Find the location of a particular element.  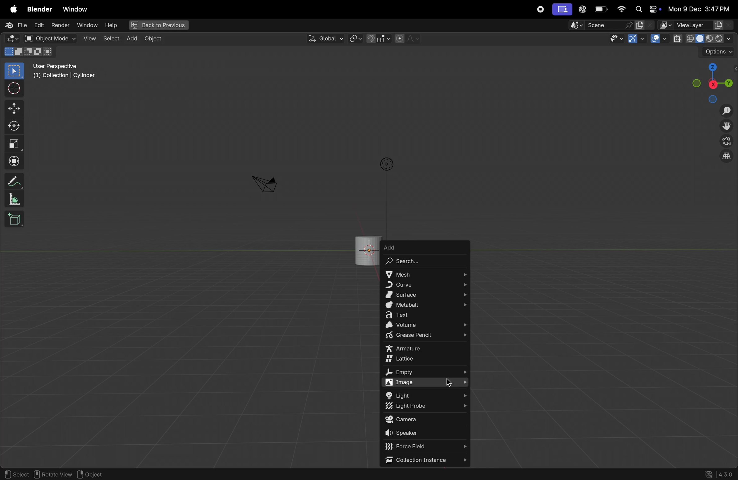

test is located at coordinates (426, 316).